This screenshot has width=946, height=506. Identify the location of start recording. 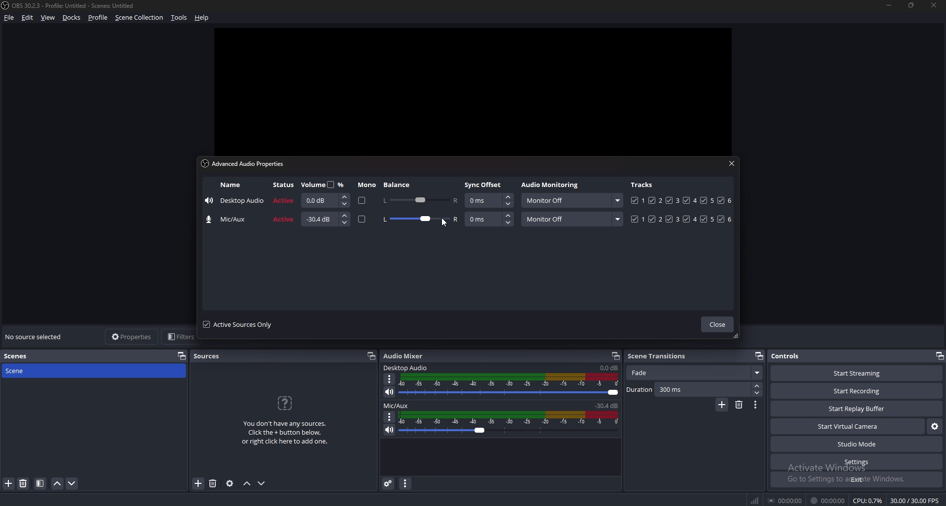
(857, 391).